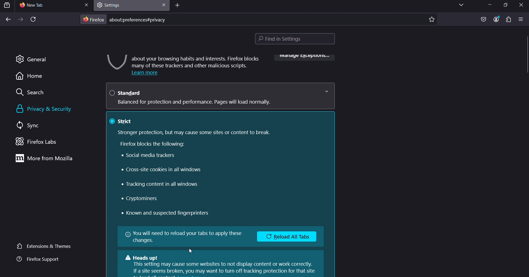  I want to click on general, so click(31, 59).